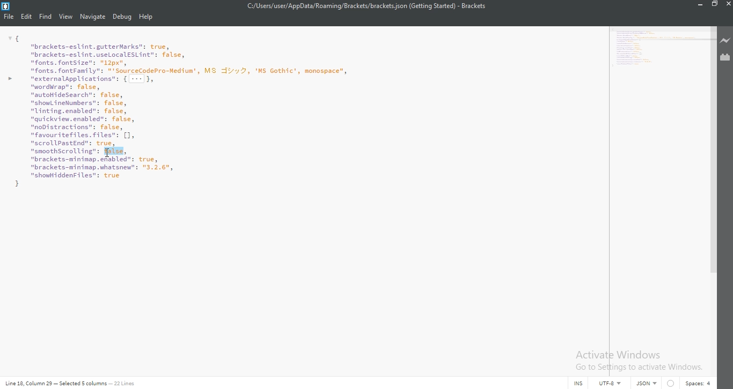 This screenshot has height=389, width=733. What do you see at coordinates (8, 17) in the screenshot?
I see `File` at bounding box center [8, 17].